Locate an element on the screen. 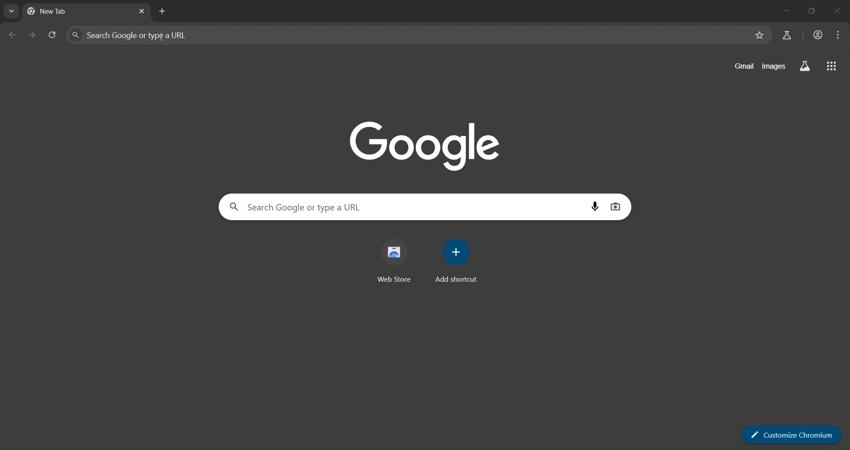  reload is located at coordinates (55, 36).